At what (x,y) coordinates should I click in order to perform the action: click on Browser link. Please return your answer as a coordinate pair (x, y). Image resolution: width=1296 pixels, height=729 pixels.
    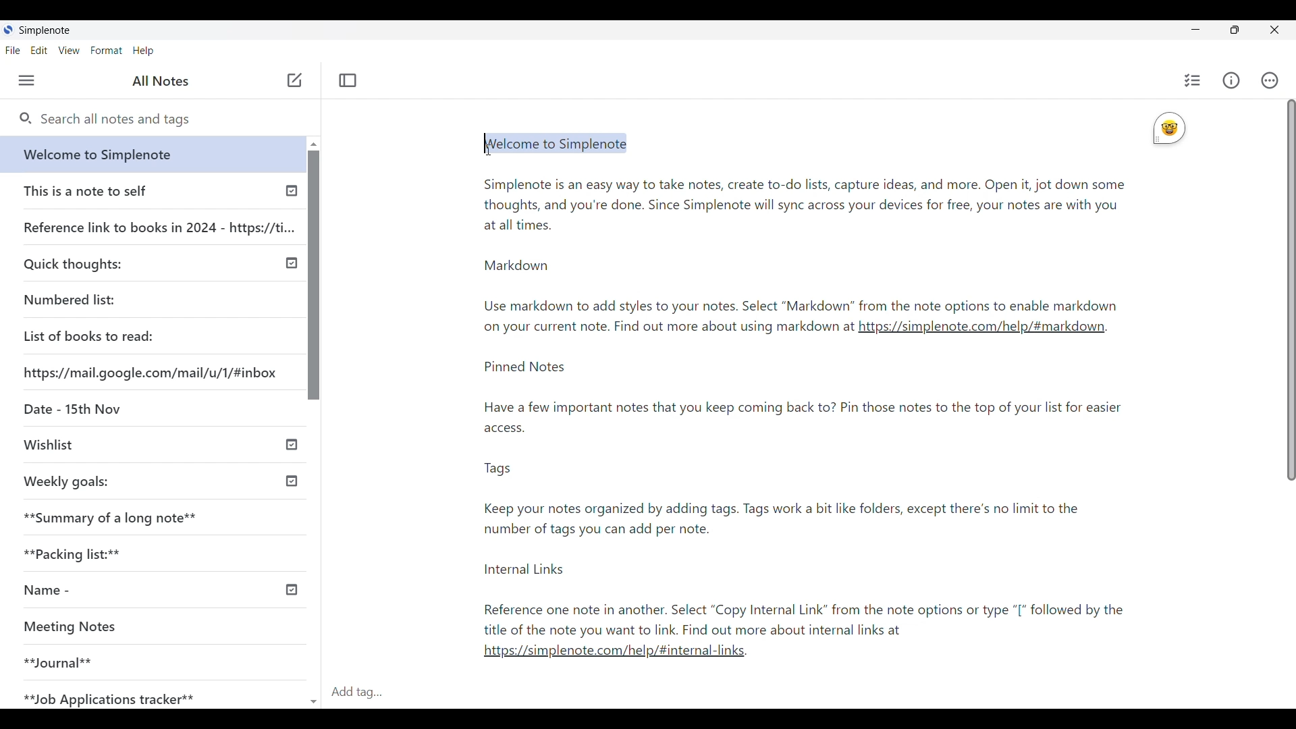
    Looking at the image, I should click on (150, 373).